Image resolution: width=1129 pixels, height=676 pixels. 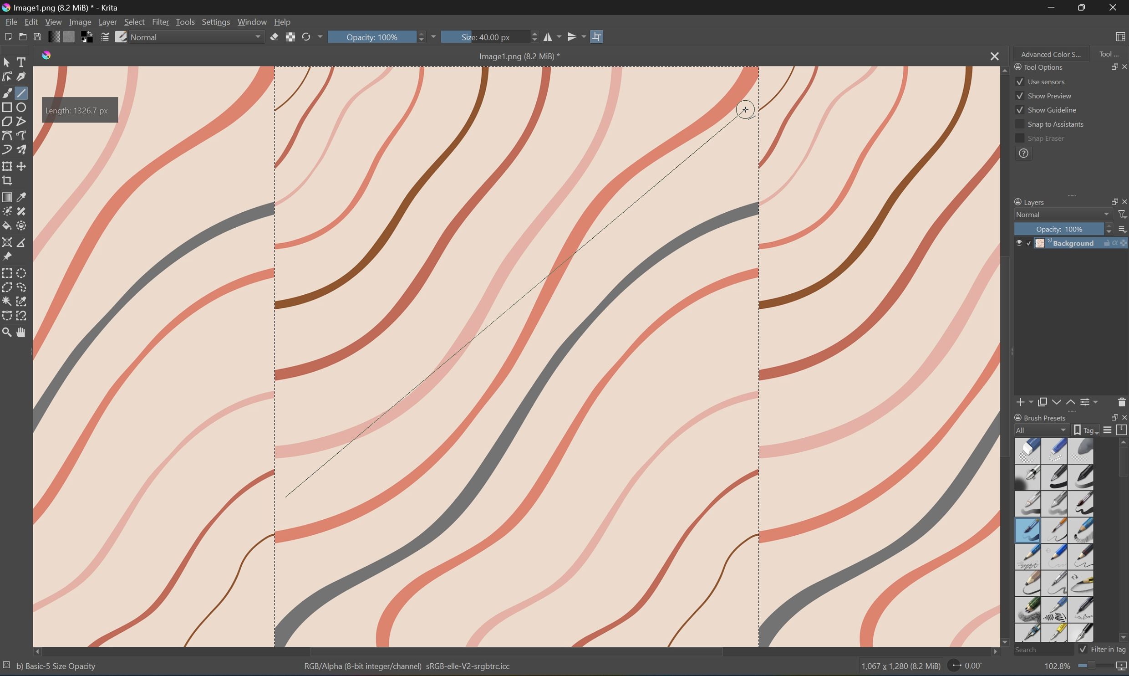 What do you see at coordinates (1085, 7) in the screenshot?
I see `Restore Down` at bounding box center [1085, 7].